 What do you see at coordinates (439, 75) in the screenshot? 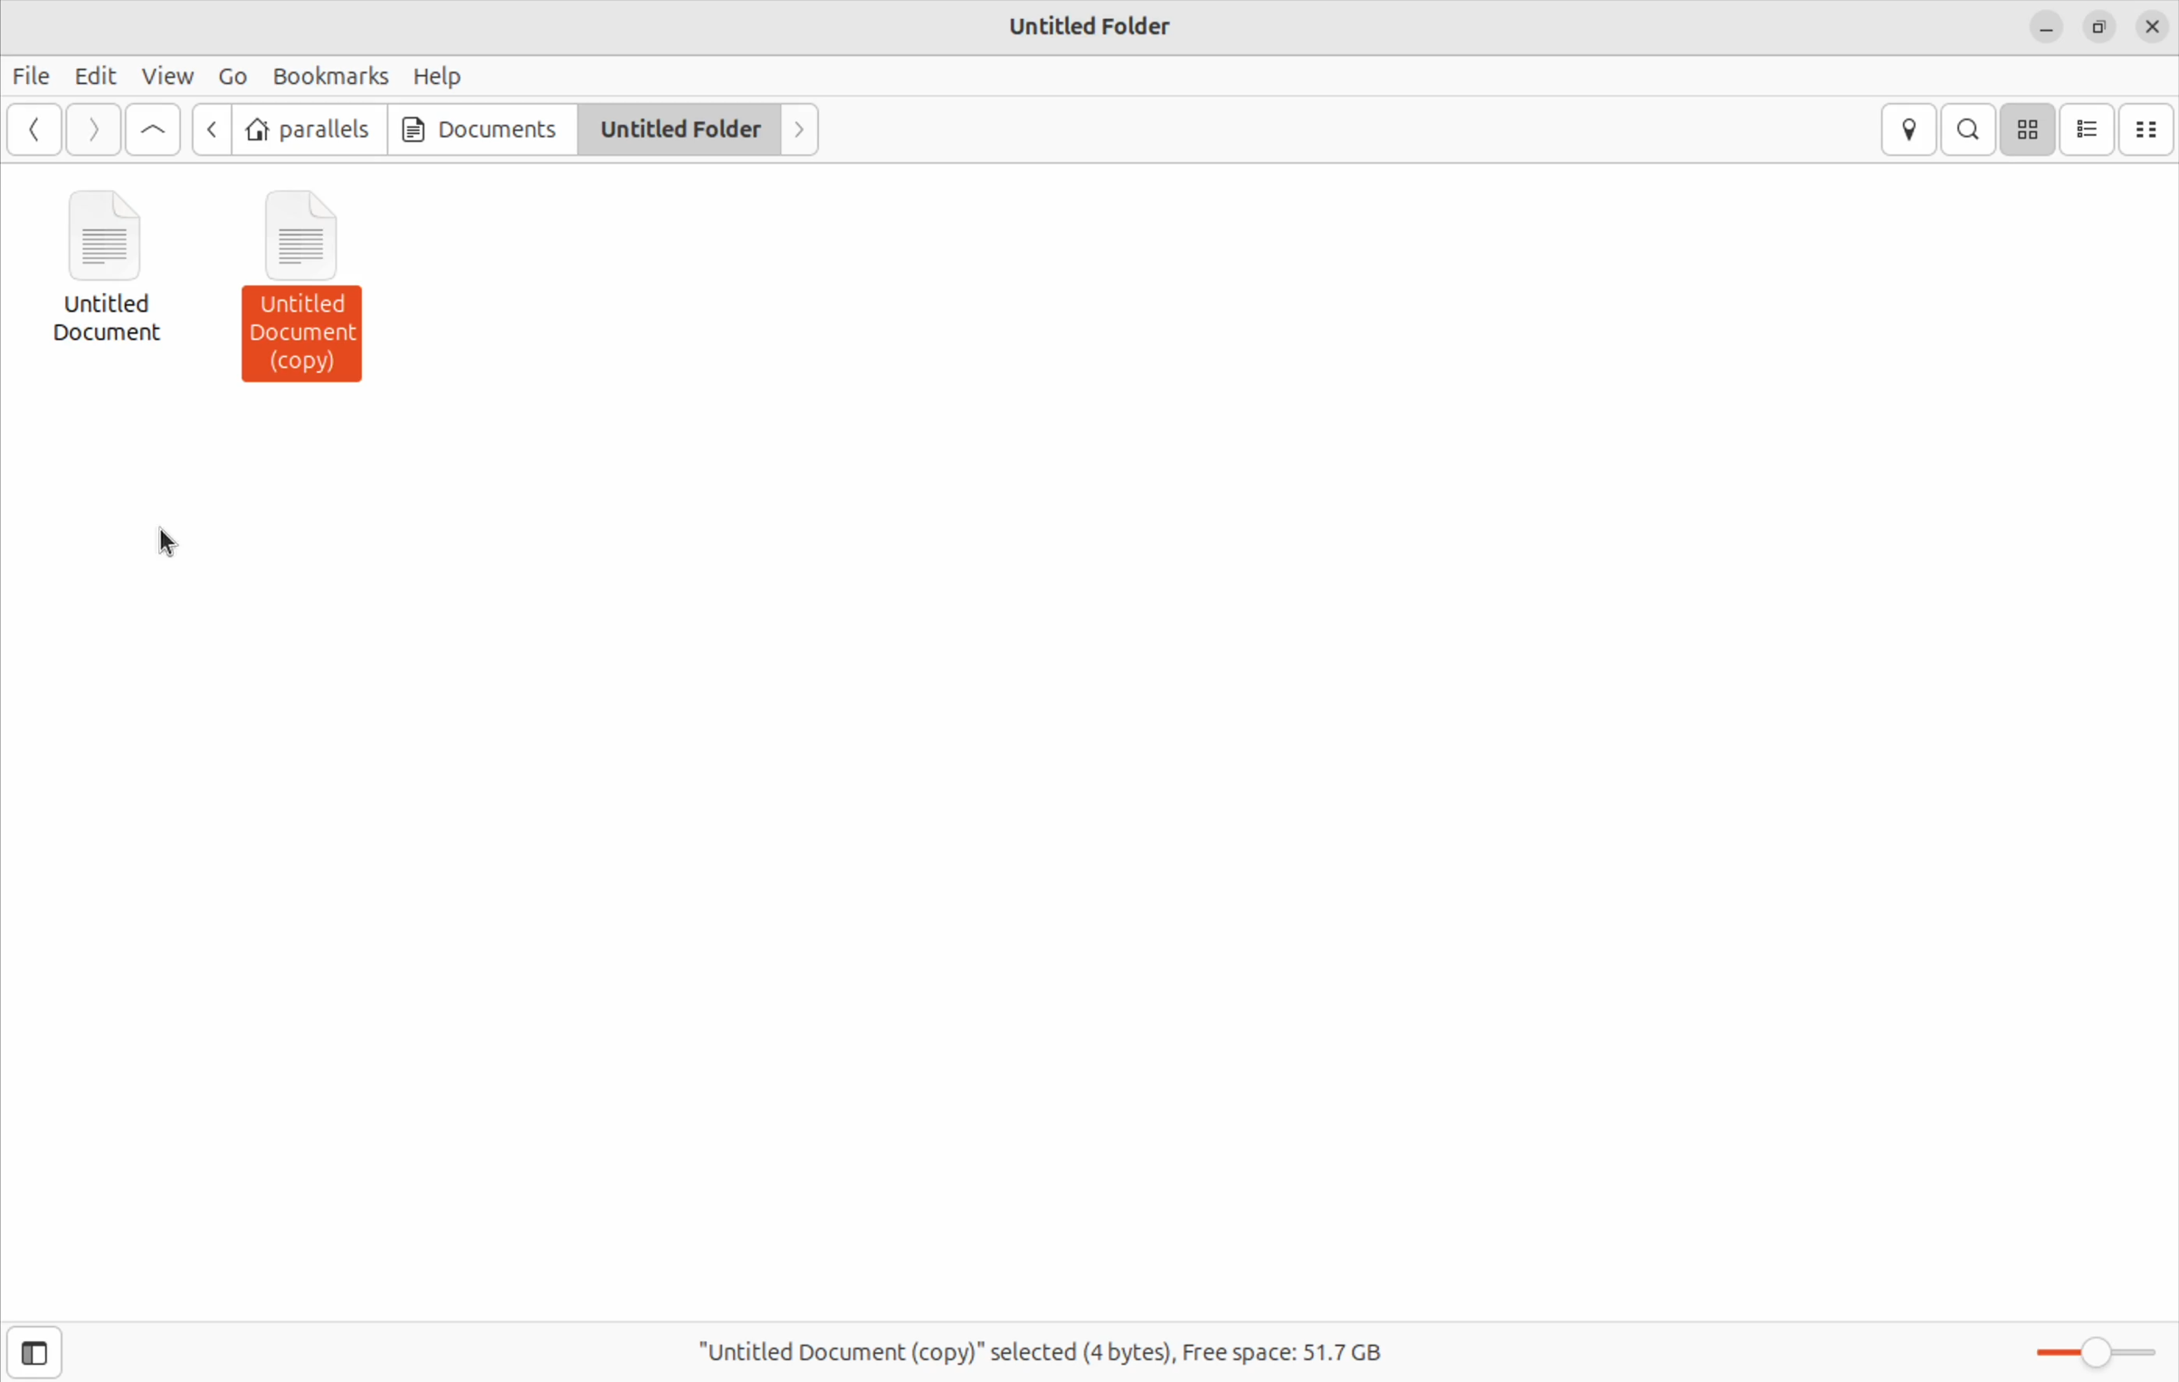
I see `Help` at bounding box center [439, 75].